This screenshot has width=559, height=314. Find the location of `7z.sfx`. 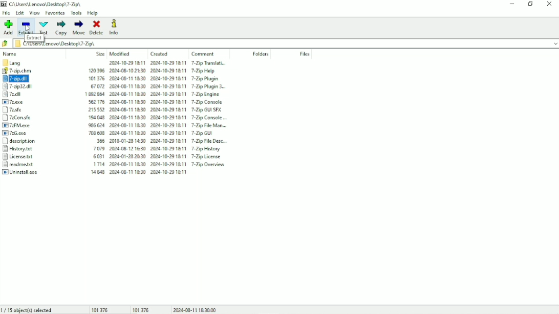

7z.sfx is located at coordinates (32, 109).